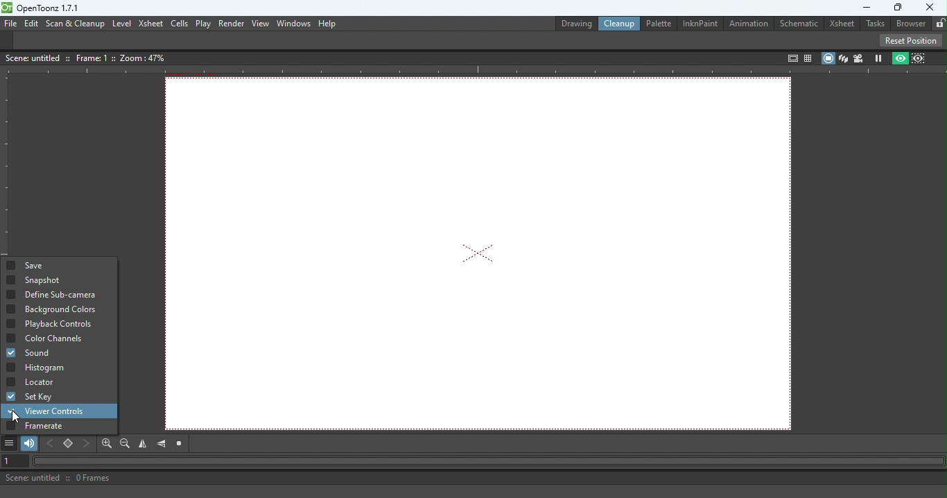 The height and width of the screenshot is (498, 947). What do you see at coordinates (657, 23) in the screenshot?
I see `Palette` at bounding box center [657, 23].